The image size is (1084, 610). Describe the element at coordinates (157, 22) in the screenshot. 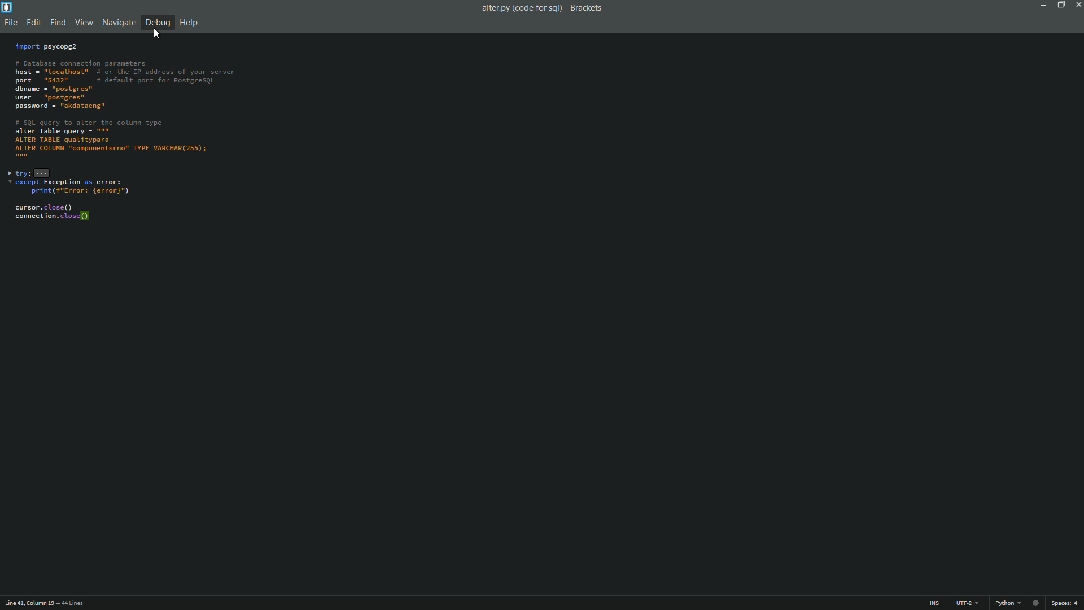

I see `debug menu` at that location.